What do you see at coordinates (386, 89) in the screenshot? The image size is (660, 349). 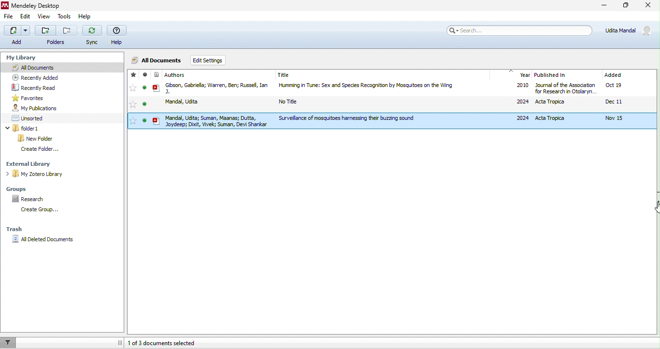 I see `y, Gbson, Gabriella; Warren, Ben; Russel, Ian Humming in Tune: Sex and Species Recognition by Mosquitoes on the Wing 2010 Journal of the Assocation Oct 19
Jy [rab rw——` at bounding box center [386, 89].